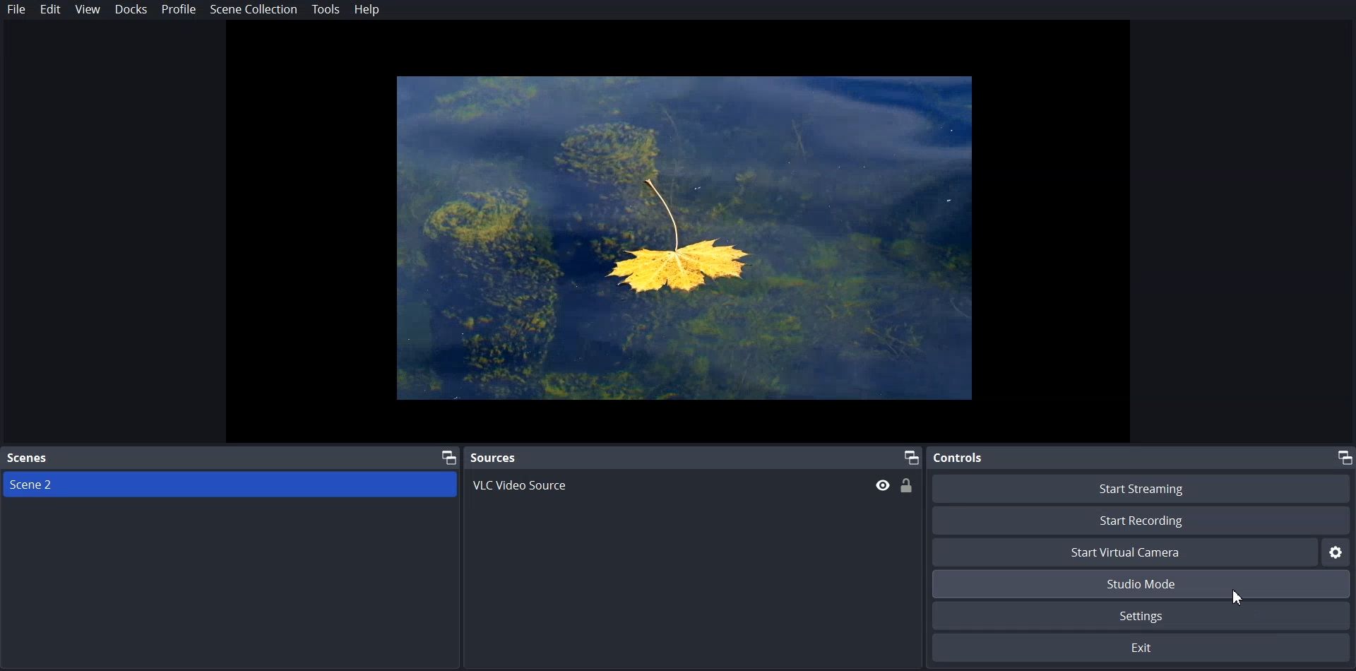 This screenshot has height=671, width=1356. What do you see at coordinates (85, 487) in the screenshot?
I see `Scene` at bounding box center [85, 487].